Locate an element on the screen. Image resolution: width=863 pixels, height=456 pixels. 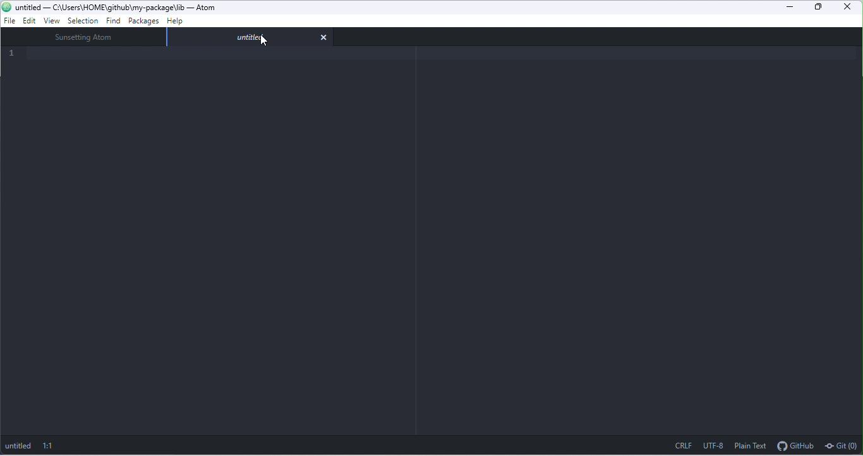
view is located at coordinates (54, 21).